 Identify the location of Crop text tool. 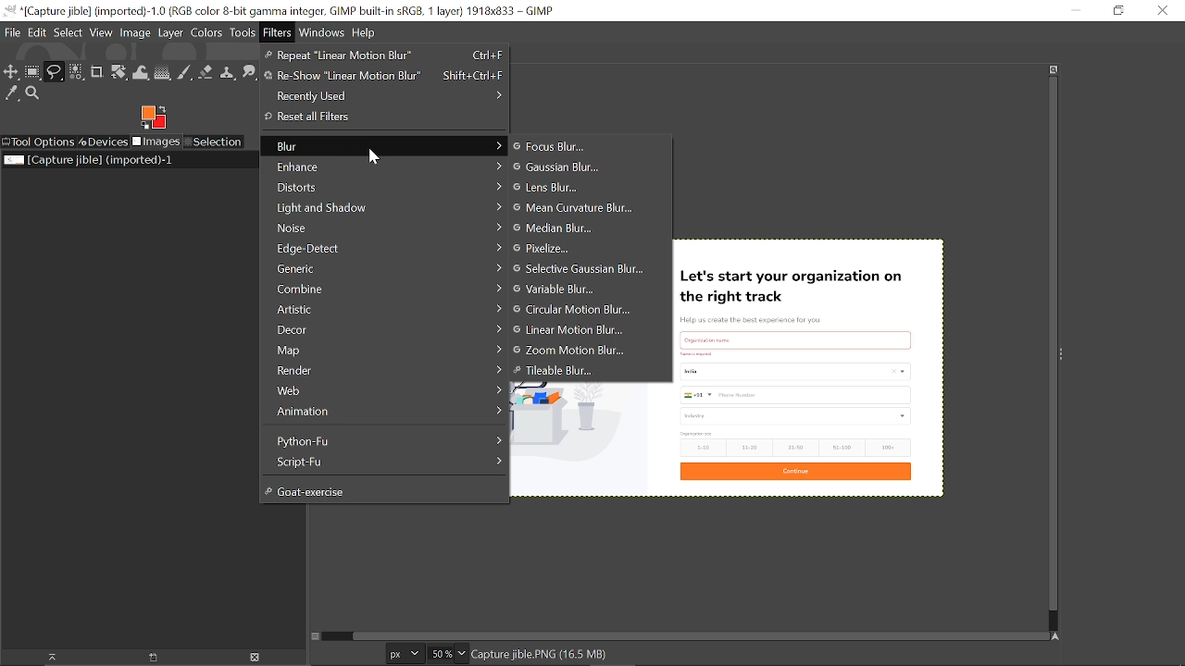
(97, 73).